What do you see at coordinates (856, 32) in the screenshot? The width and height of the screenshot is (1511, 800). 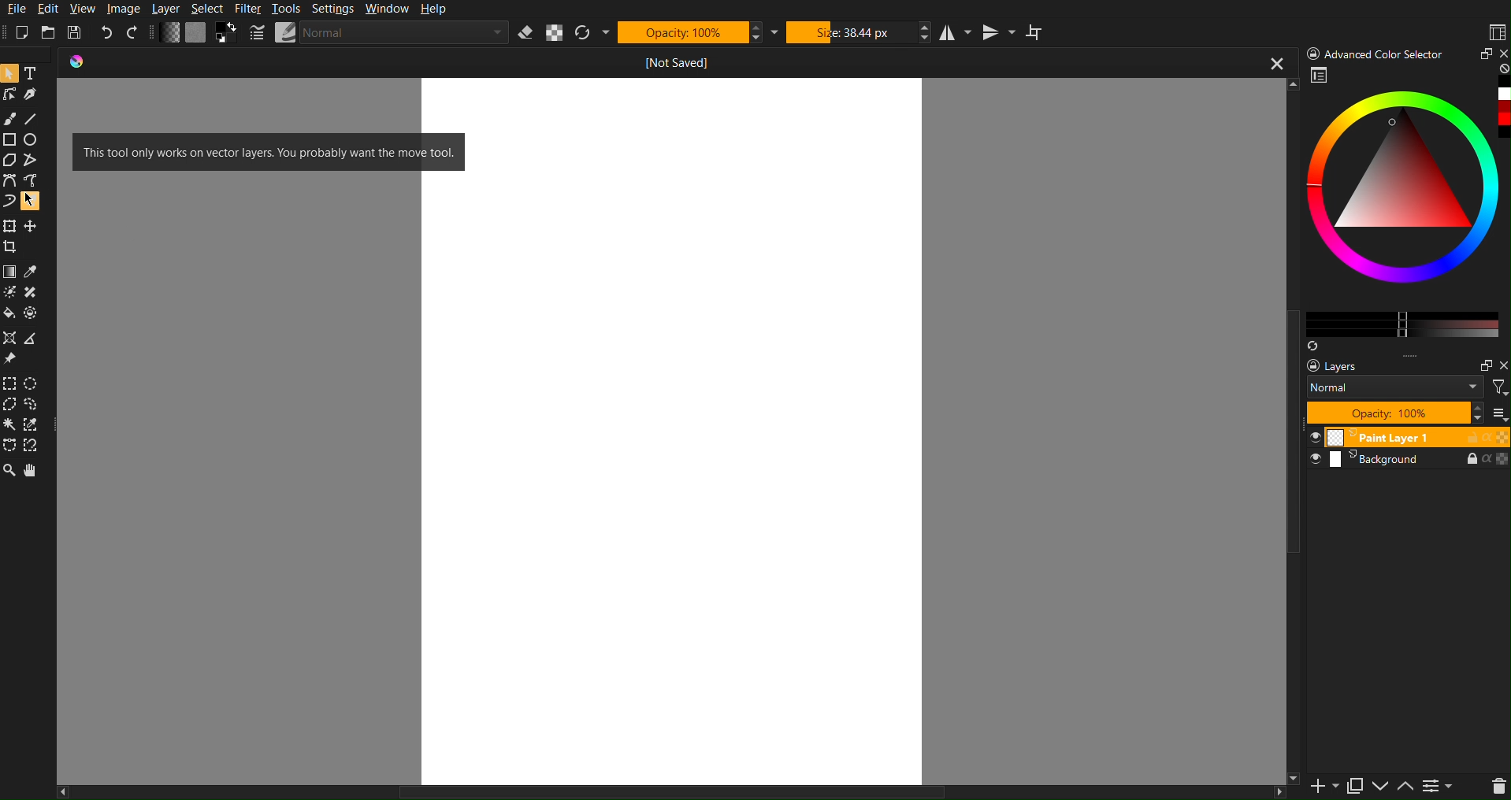 I see `Size` at bounding box center [856, 32].